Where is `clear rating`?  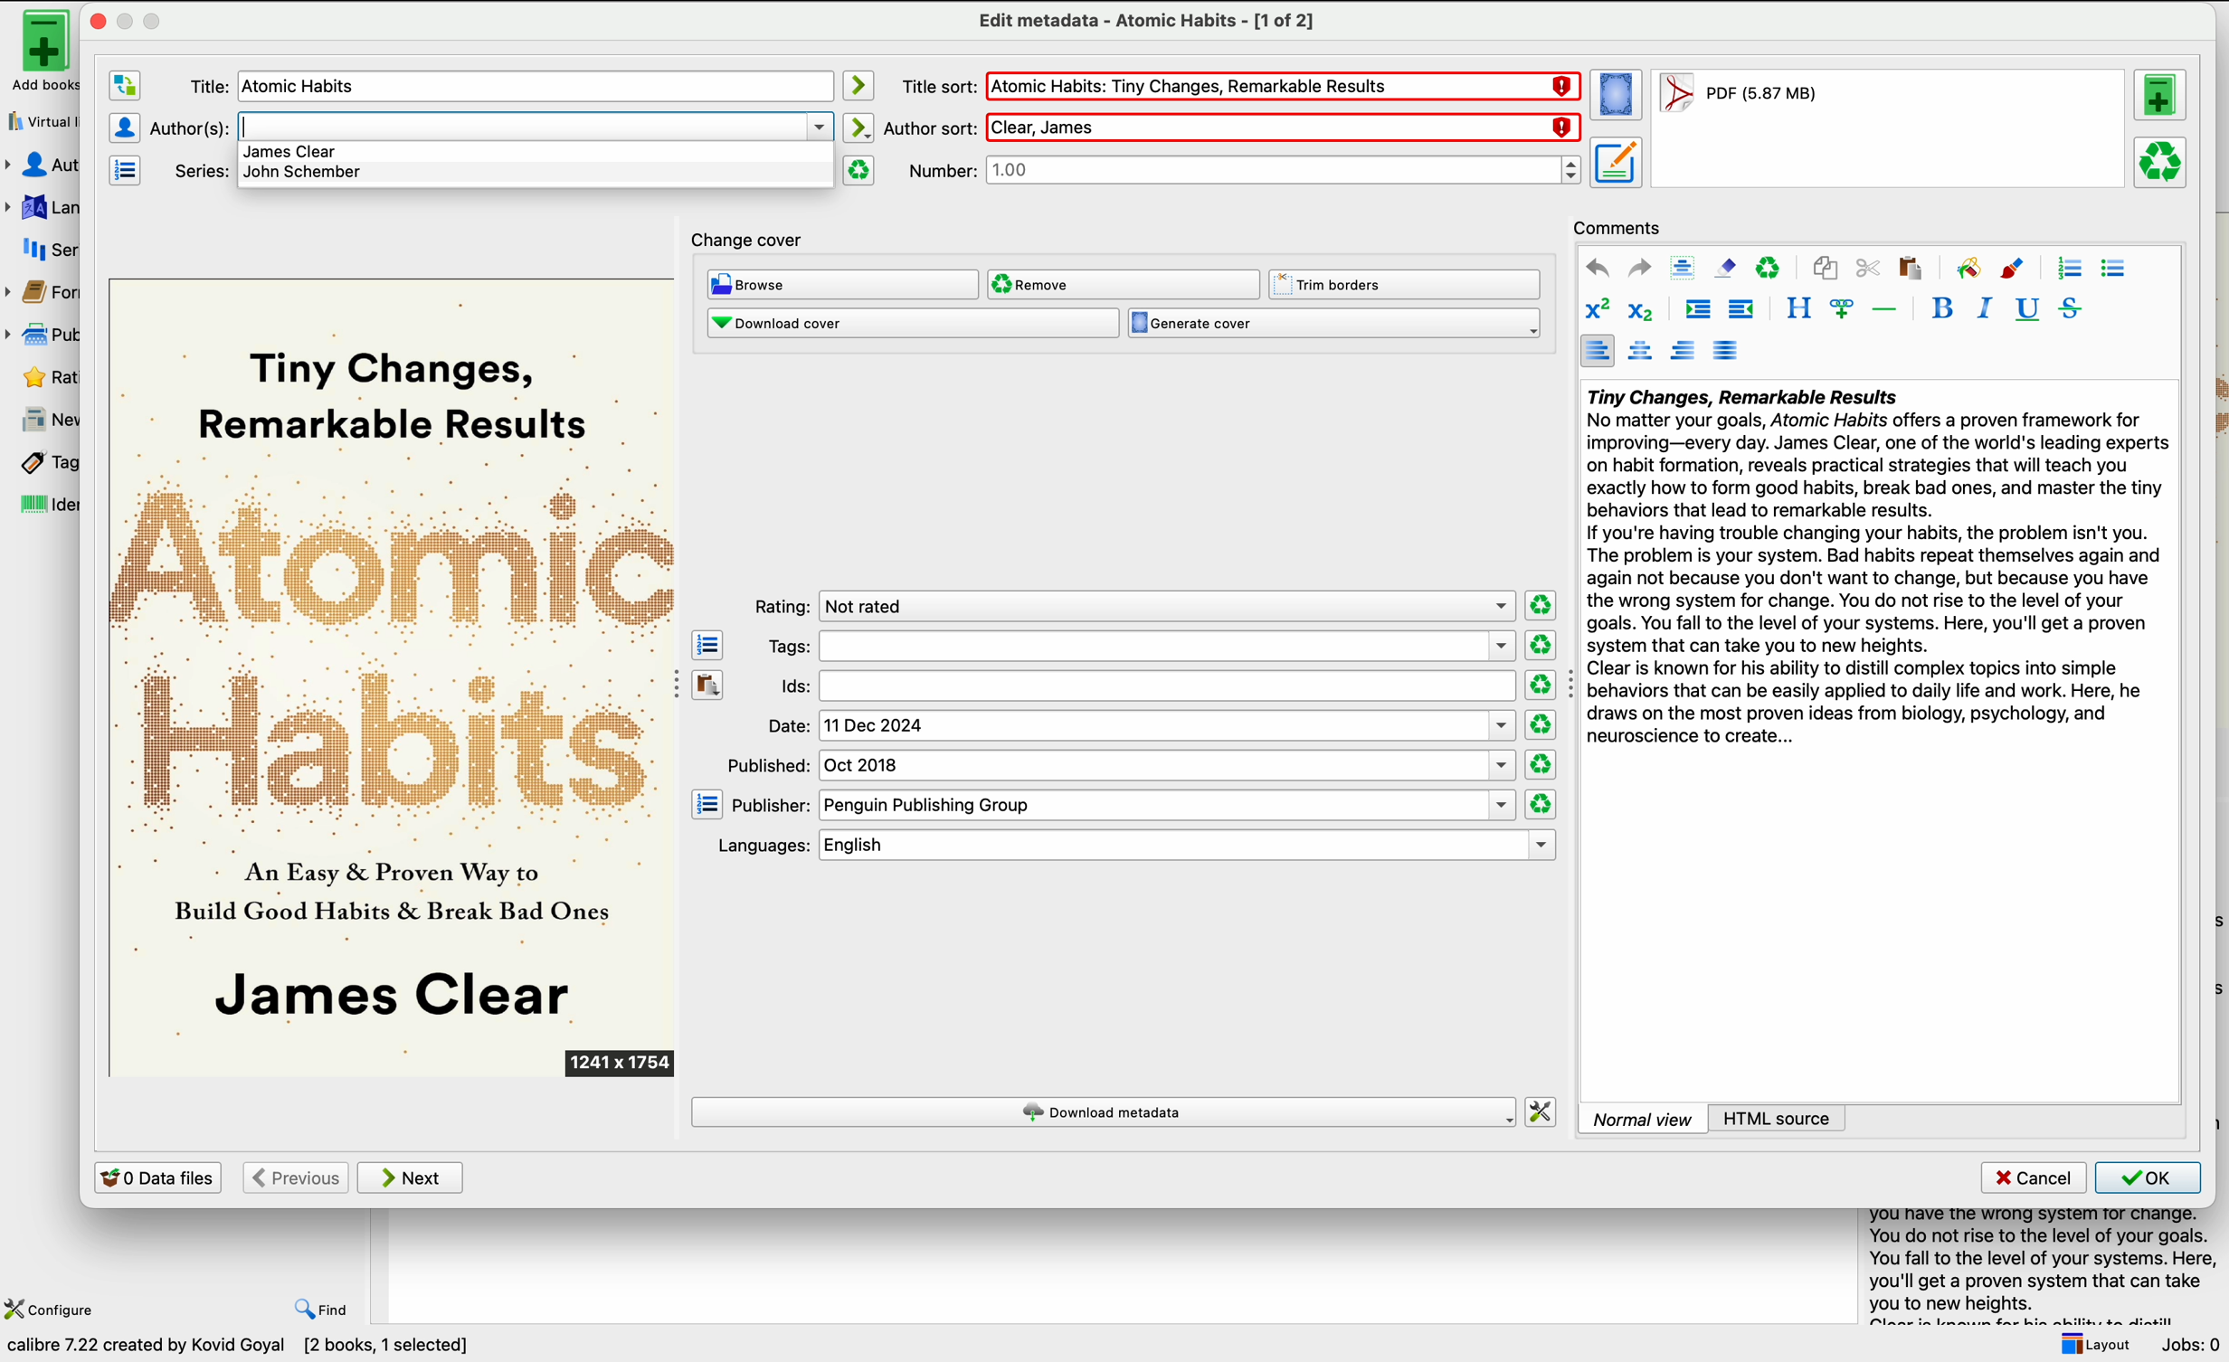 clear rating is located at coordinates (1540, 603).